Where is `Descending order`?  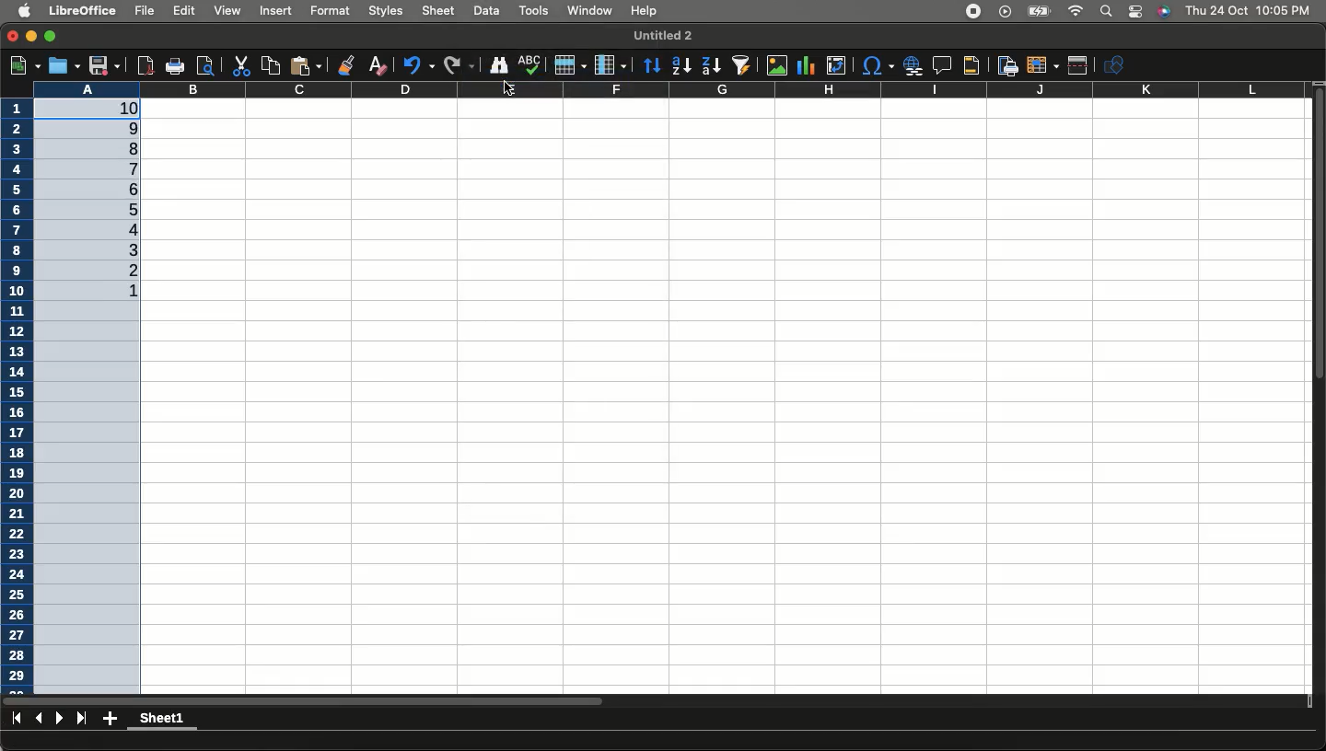
Descending order is located at coordinates (102, 391).